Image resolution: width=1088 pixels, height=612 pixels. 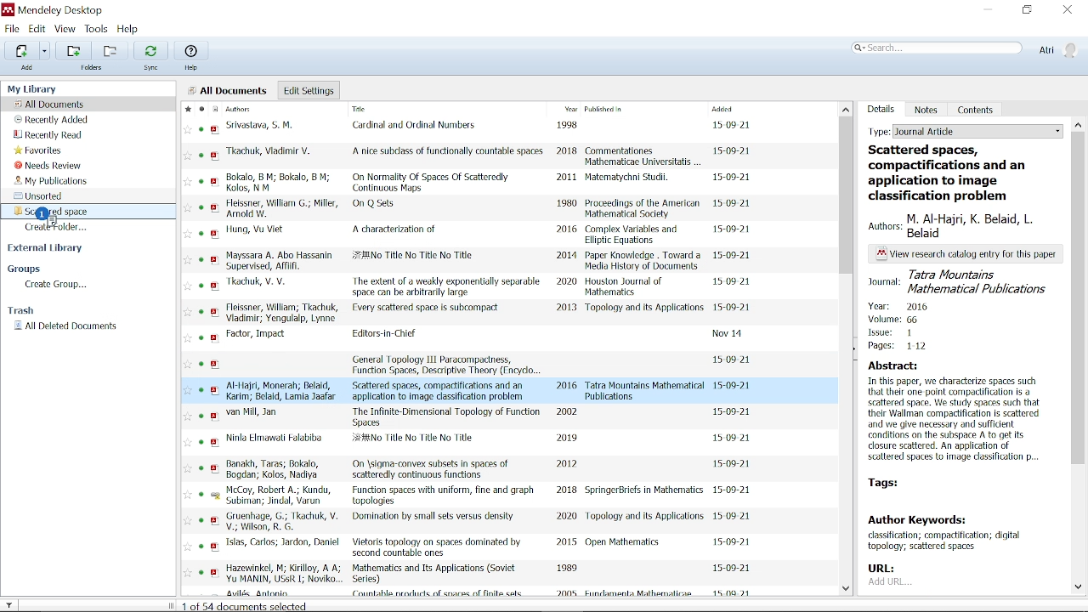 What do you see at coordinates (50, 180) in the screenshot?
I see `My publications` at bounding box center [50, 180].